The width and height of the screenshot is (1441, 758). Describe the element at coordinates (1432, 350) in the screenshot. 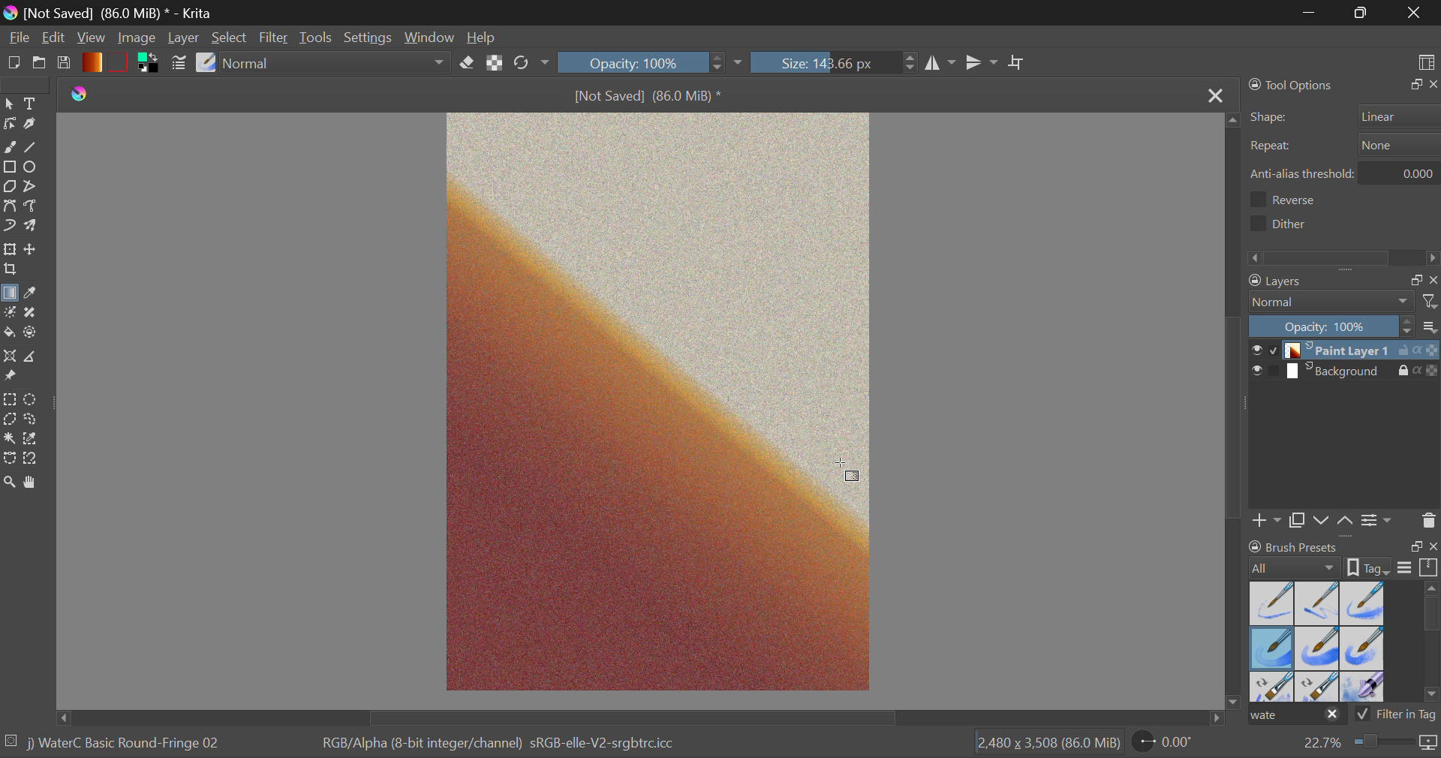

I see `color scale` at that location.